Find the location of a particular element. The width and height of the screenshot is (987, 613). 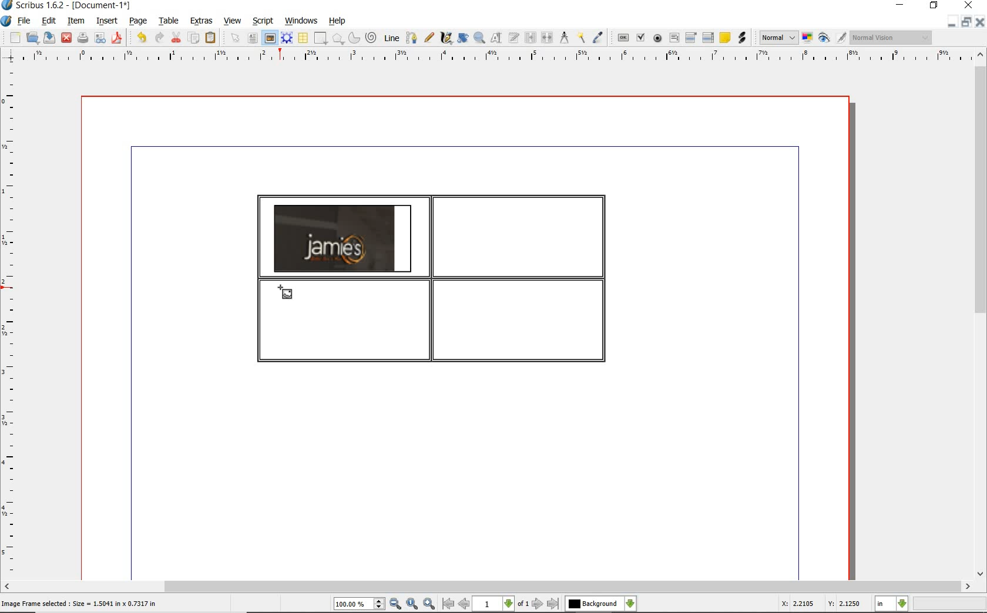

ruler is located at coordinates (499, 56).